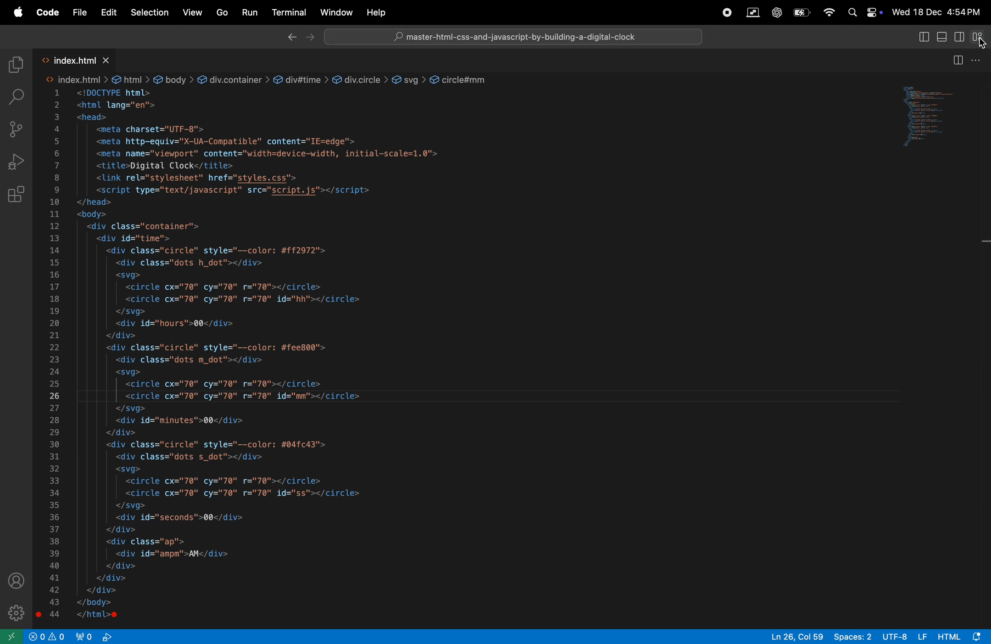  Describe the element at coordinates (800, 14) in the screenshot. I see `battery` at that location.